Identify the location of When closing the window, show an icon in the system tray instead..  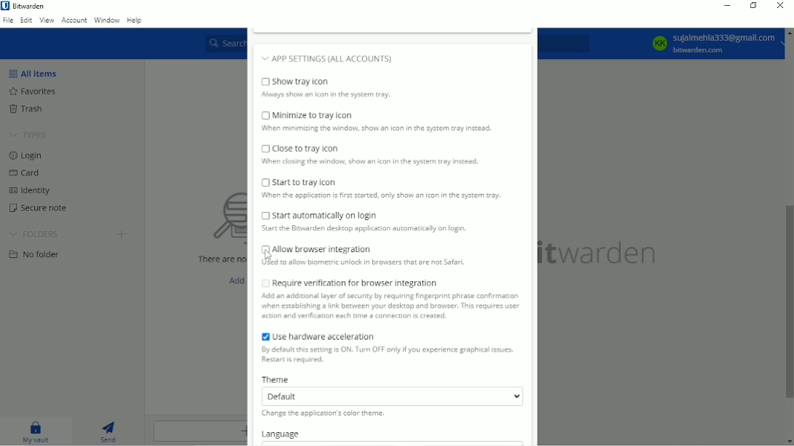
(369, 163).